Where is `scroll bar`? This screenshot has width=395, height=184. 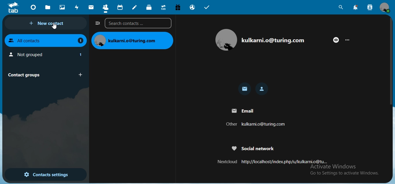
scroll bar is located at coordinates (391, 62).